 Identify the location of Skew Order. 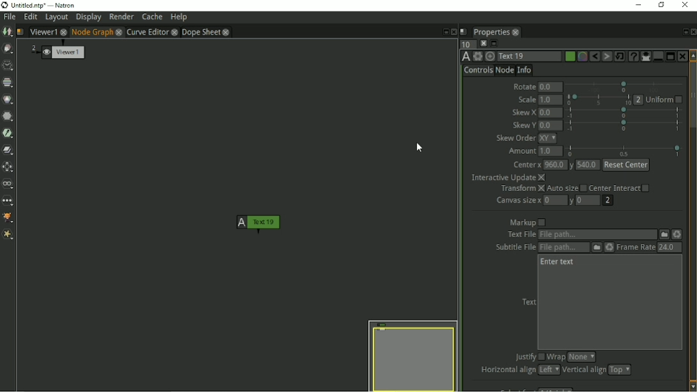
(514, 138).